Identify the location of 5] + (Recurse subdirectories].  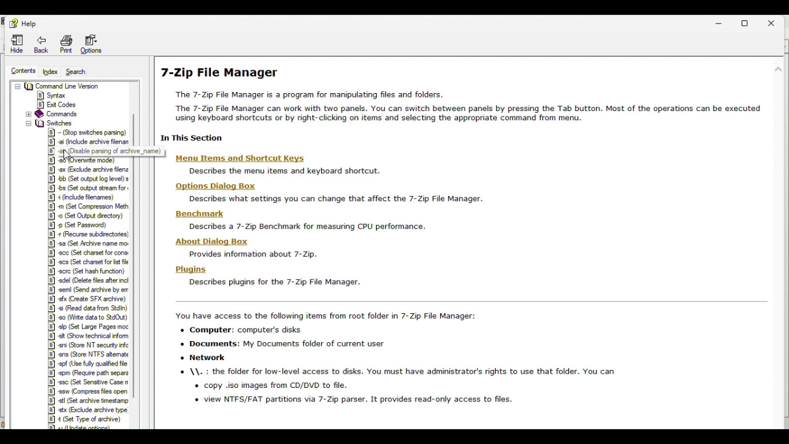
(88, 236).